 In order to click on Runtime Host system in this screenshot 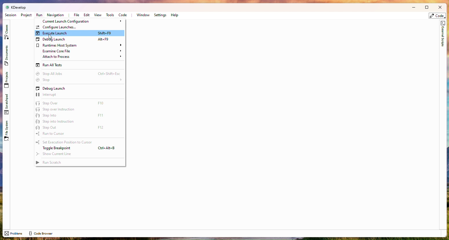, I will do `click(79, 45)`.